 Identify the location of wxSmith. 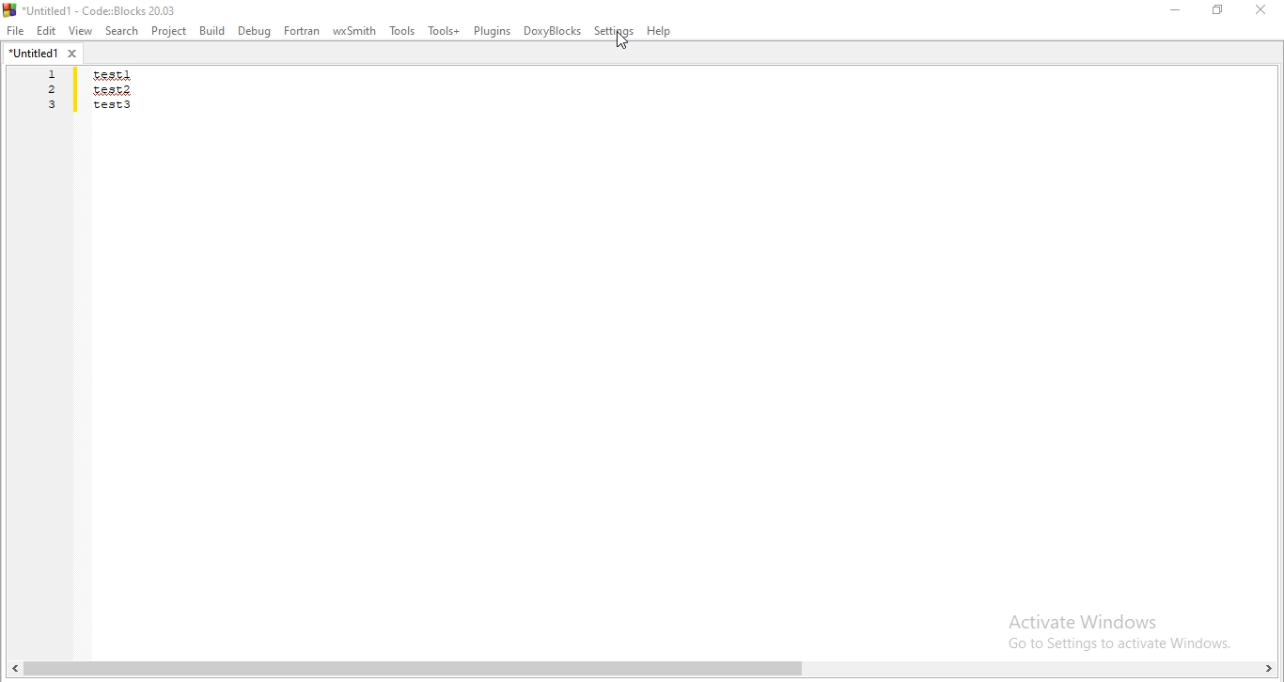
(354, 32).